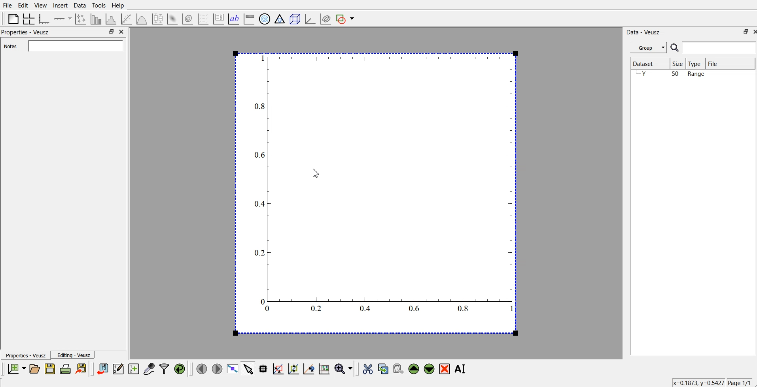 The image size is (757, 387). What do you see at coordinates (646, 62) in the screenshot?
I see `Dataset` at bounding box center [646, 62].